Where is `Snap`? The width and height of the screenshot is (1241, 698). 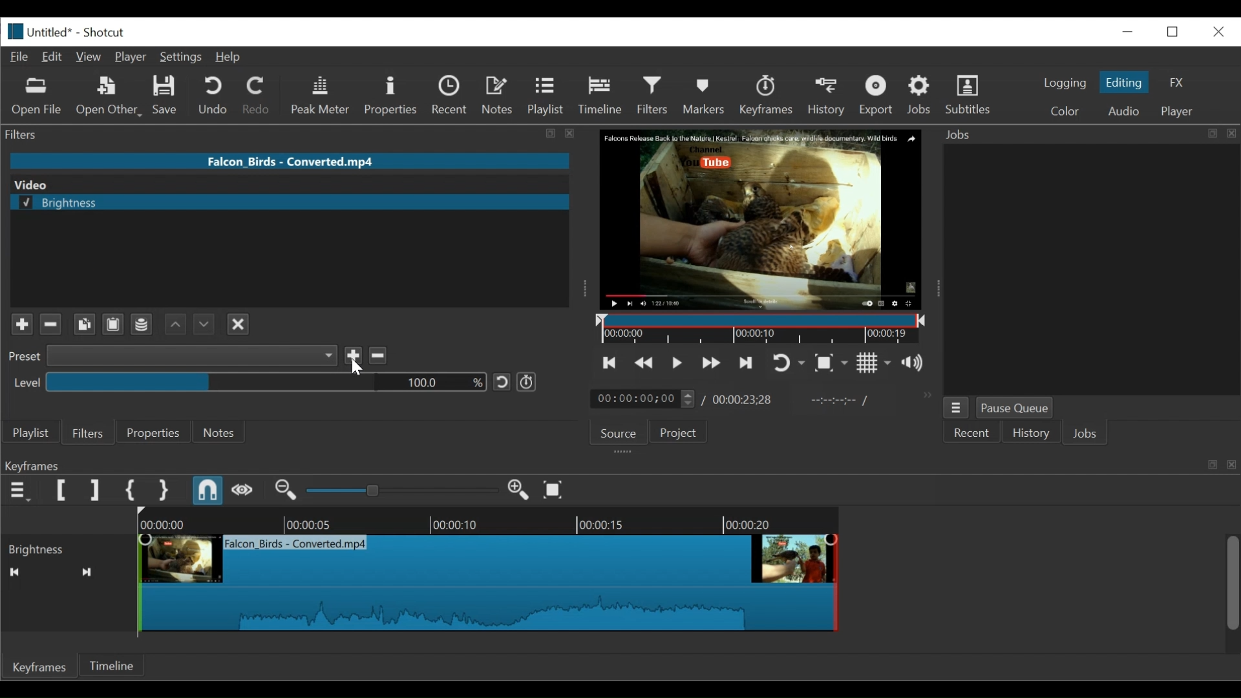 Snap is located at coordinates (209, 491).